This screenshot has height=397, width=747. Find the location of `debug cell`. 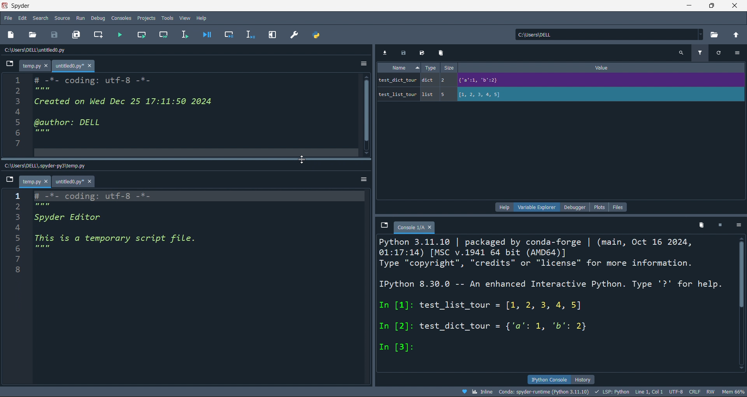

debug cell is located at coordinates (229, 35).